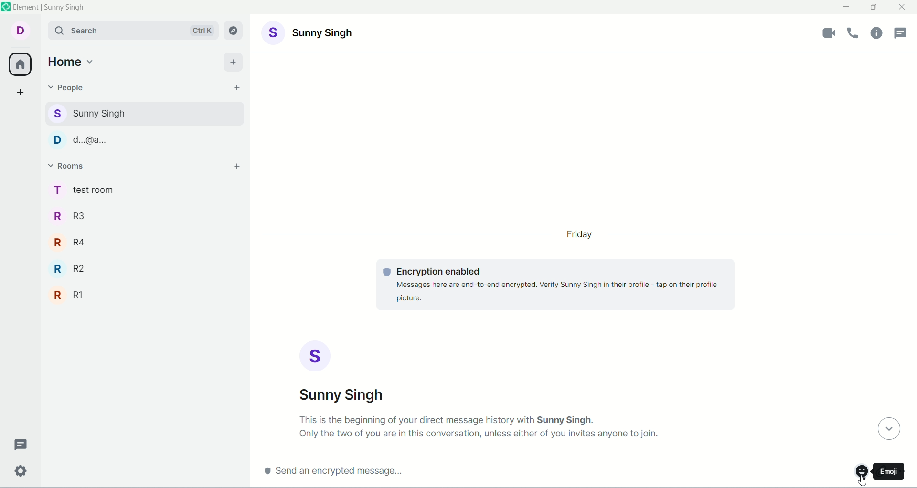 This screenshot has width=917, height=488. Describe the element at coordinates (236, 61) in the screenshot. I see `add` at that location.